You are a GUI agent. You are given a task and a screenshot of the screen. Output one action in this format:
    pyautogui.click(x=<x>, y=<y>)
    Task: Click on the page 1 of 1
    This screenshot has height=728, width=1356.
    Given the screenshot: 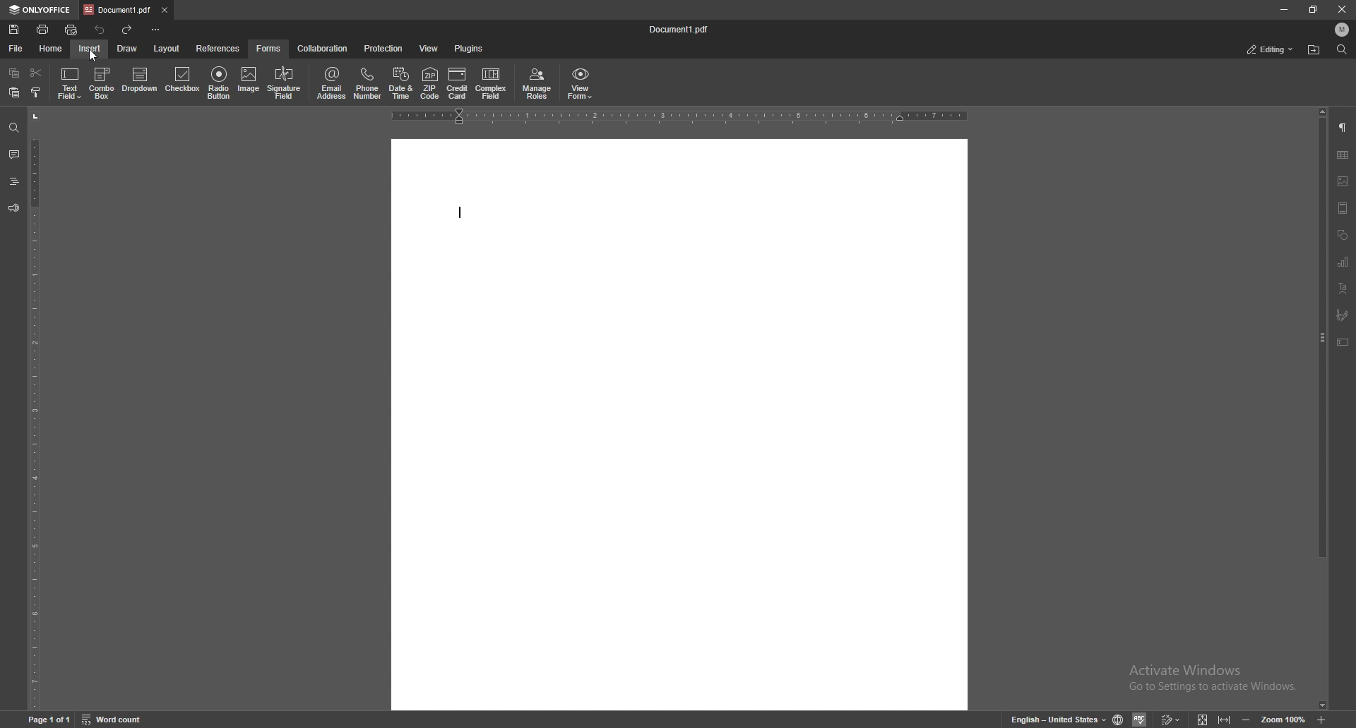 What is the action you would take?
    pyautogui.click(x=49, y=720)
    